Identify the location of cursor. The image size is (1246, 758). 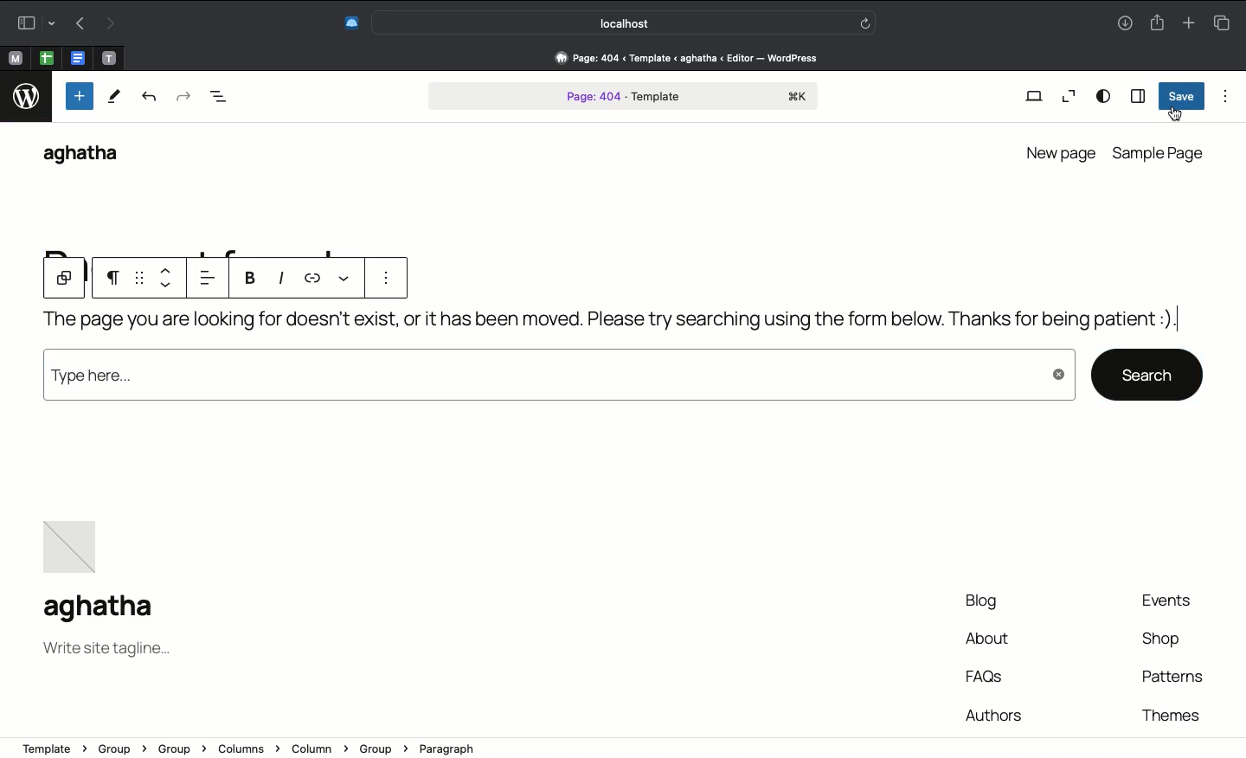
(1177, 113).